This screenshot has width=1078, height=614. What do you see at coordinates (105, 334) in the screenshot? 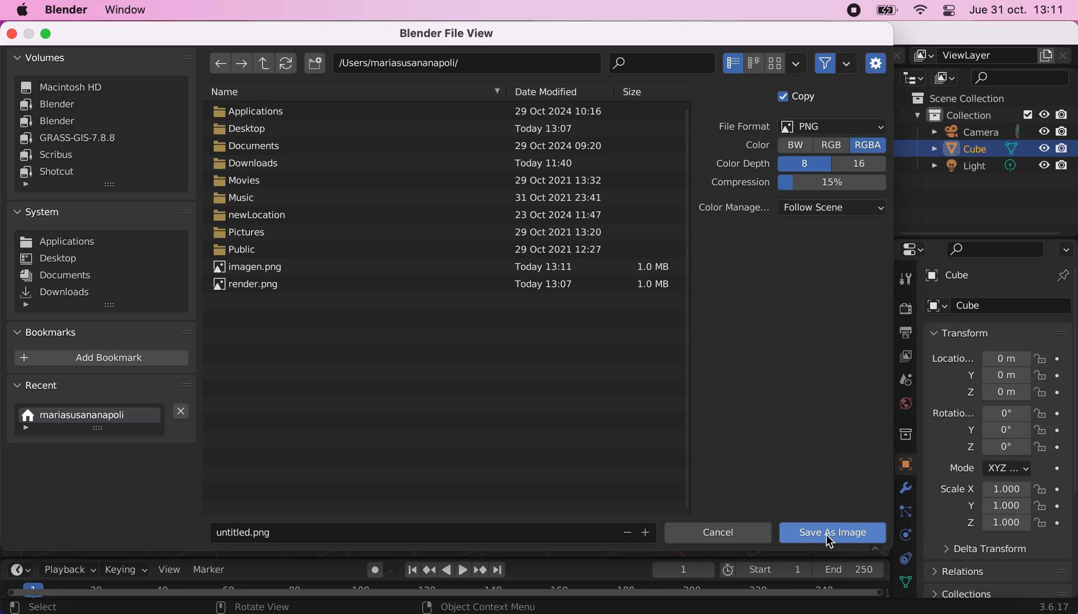
I see `bookmarks` at bounding box center [105, 334].